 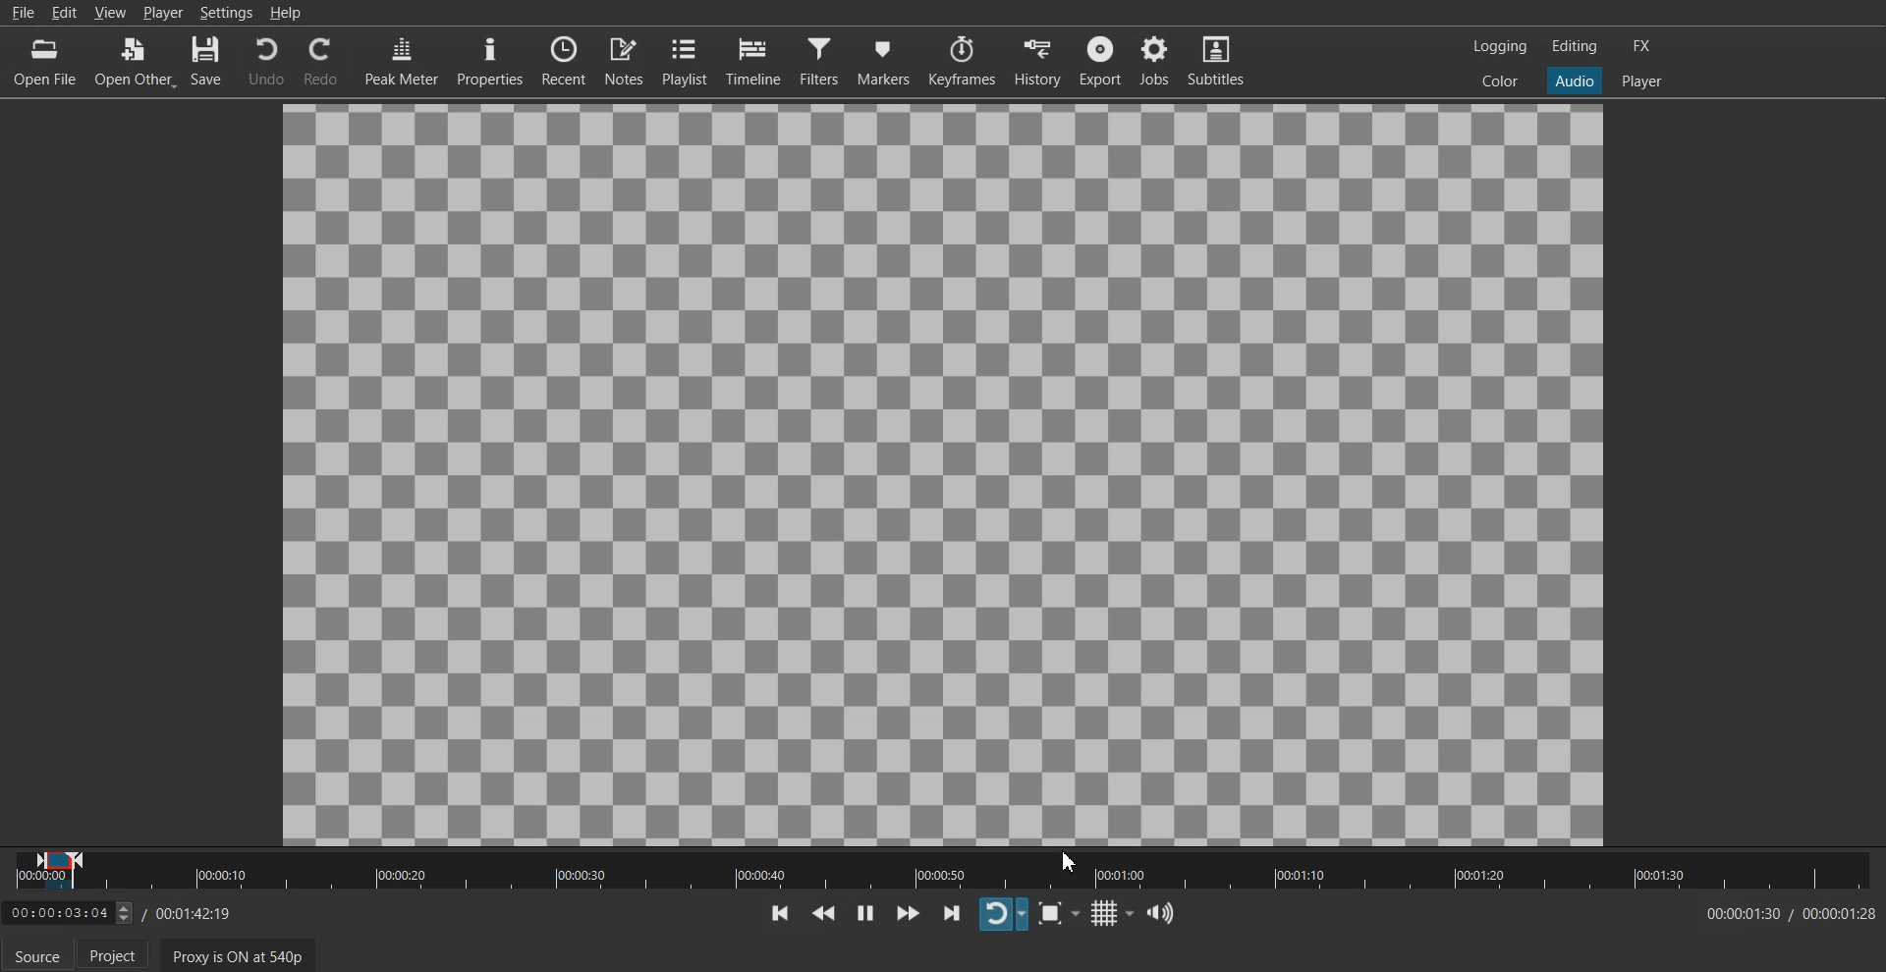 What do you see at coordinates (819, 61) in the screenshot?
I see `Filter` at bounding box center [819, 61].